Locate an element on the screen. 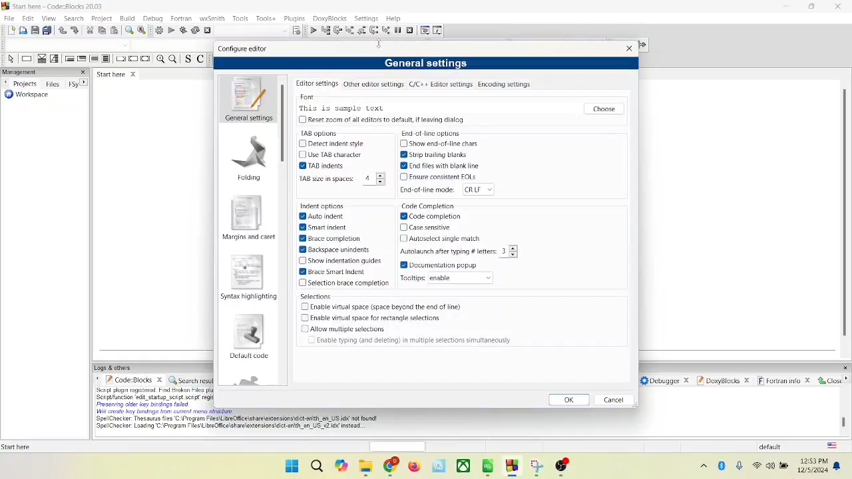 The width and height of the screenshot is (852, 479). auto indent is located at coordinates (323, 216).